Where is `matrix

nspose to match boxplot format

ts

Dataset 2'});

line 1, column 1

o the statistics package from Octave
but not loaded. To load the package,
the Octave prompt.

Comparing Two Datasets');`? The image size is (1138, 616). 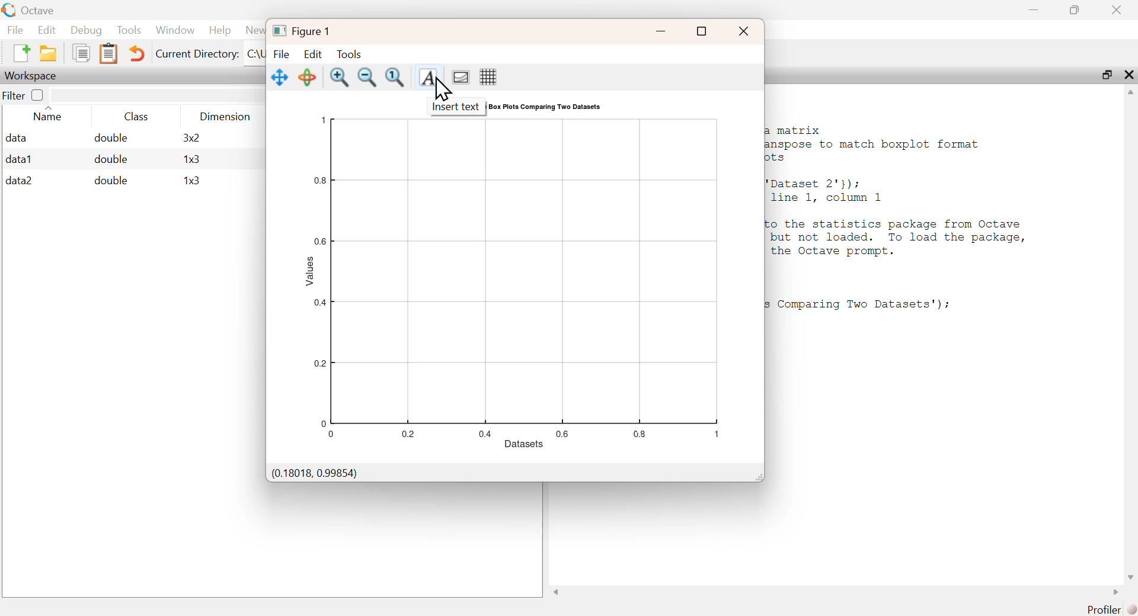
matrix

nspose to match boxplot format

ts

Dataset 2'});

line 1, column 1

o the statistics package from Octave
but not loaded. To load the package,
the Octave prompt.

Comparing Two Datasets'); is located at coordinates (899, 216).